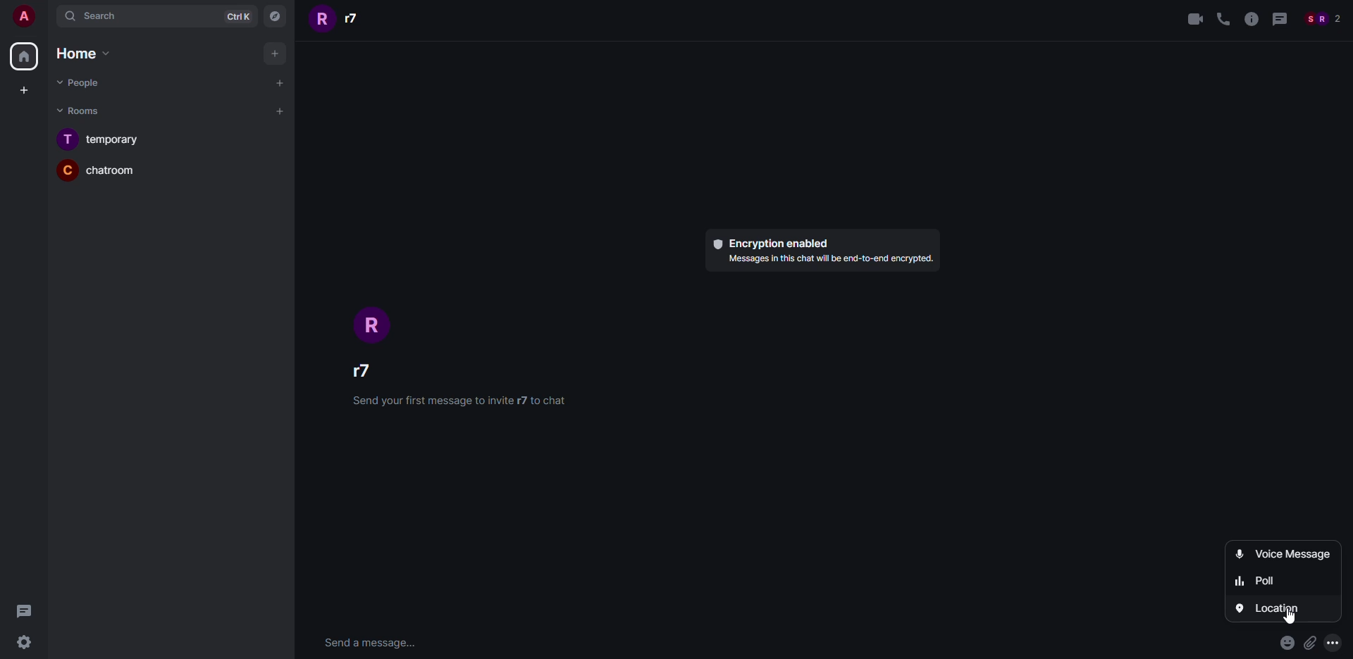  Describe the element at coordinates (373, 369) in the screenshot. I see `Username` at that location.